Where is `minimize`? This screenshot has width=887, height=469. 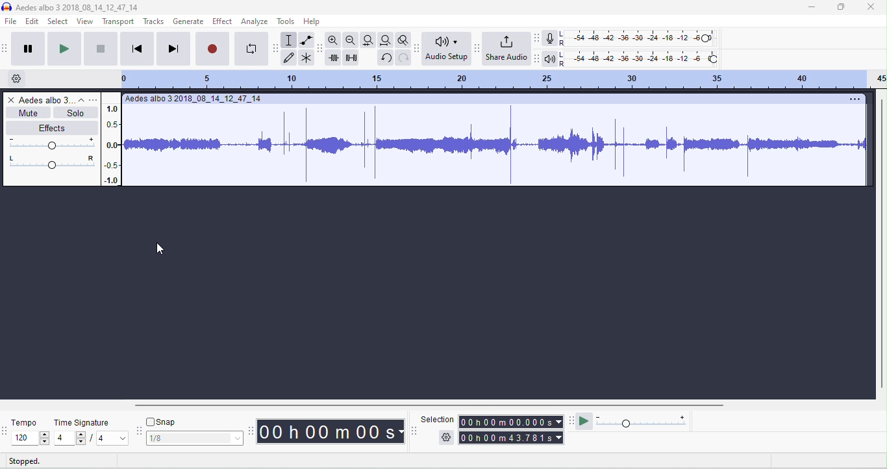 minimize is located at coordinates (811, 7).